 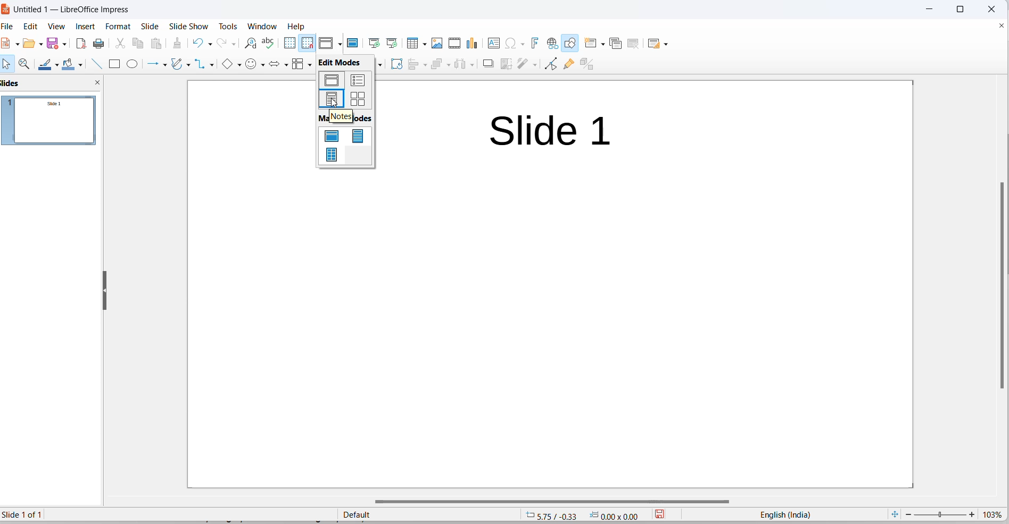 I want to click on new slide options, so click(x=602, y=44).